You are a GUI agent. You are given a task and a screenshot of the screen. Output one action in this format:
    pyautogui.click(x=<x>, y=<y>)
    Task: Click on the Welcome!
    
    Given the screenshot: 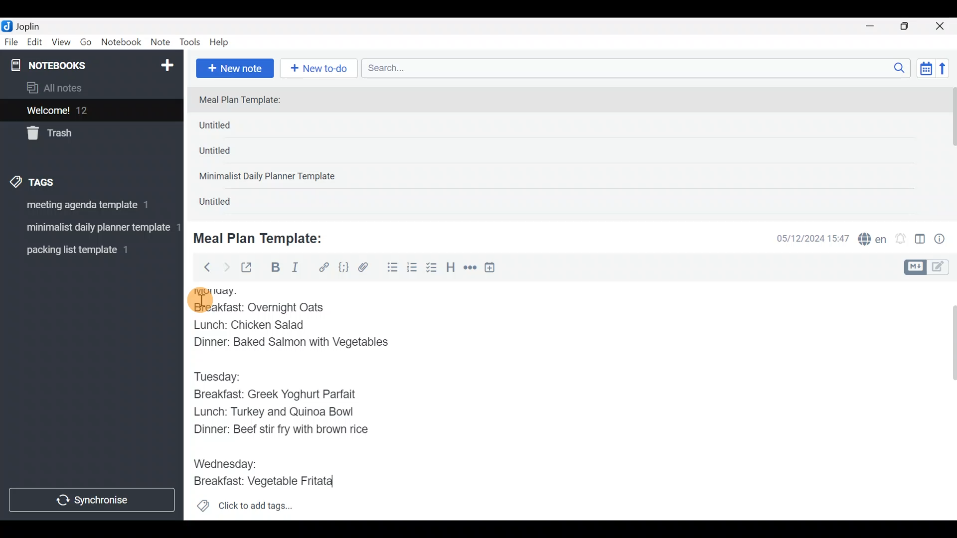 What is the action you would take?
    pyautogui.click(x=90, y=111)
    